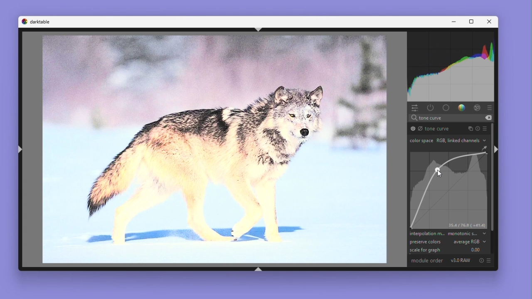 This screenshot has width=532, height=299. What do you see at coordinates (490, 22) in the screenshot?
I see `Close` at bounding box center [490, 22].